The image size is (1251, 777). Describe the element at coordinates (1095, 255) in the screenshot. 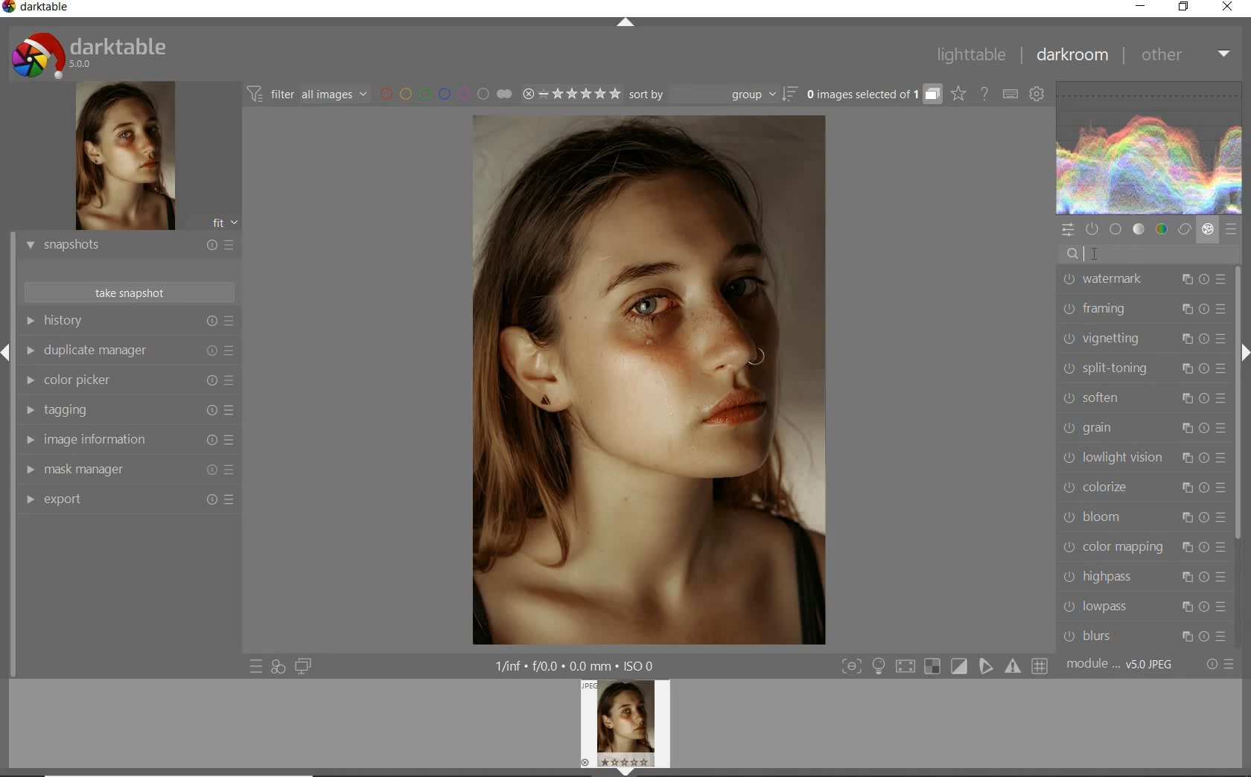

I see `CURSOR` at that location.